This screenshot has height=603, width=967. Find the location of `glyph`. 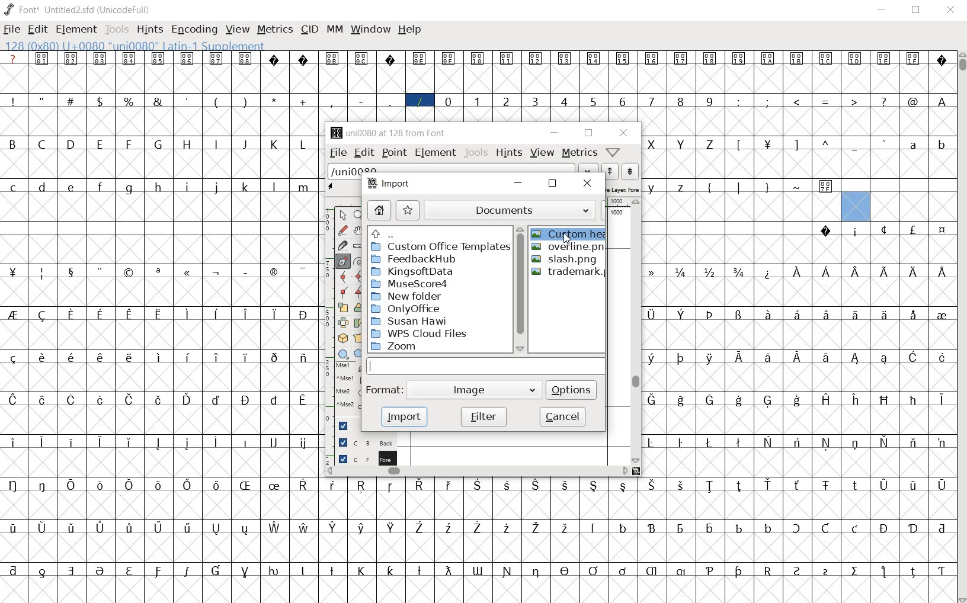

glyph is located at coordinates (622, 102).